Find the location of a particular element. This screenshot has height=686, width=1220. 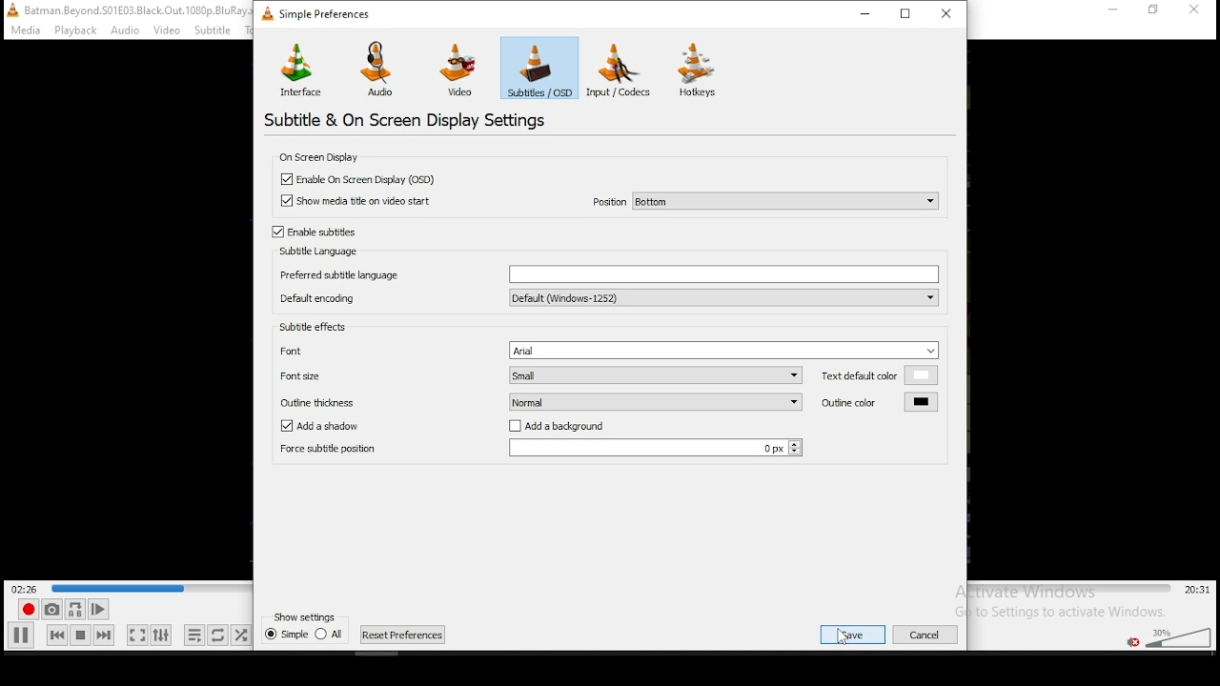

next track in playlist. Skips forward when held is located at coordinates (103, 635).